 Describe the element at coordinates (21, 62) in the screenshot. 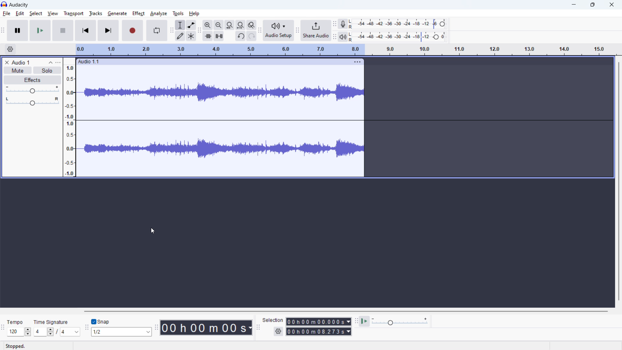

I see `track title` at that location.